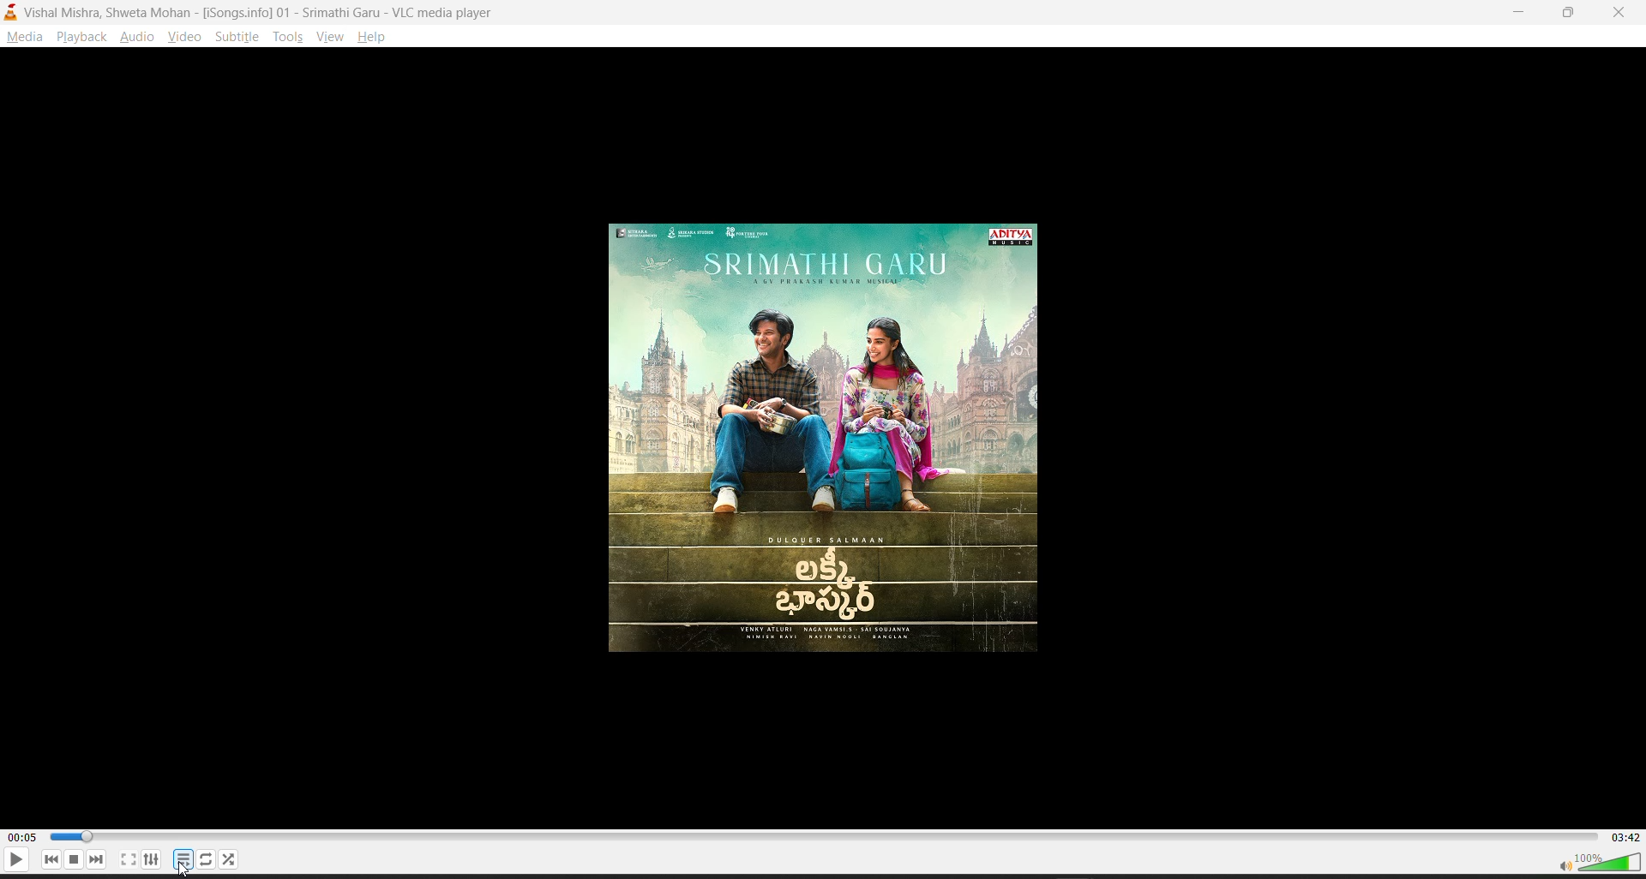 The image size is (1646, 879). I want to click on next, so click(99, 859).